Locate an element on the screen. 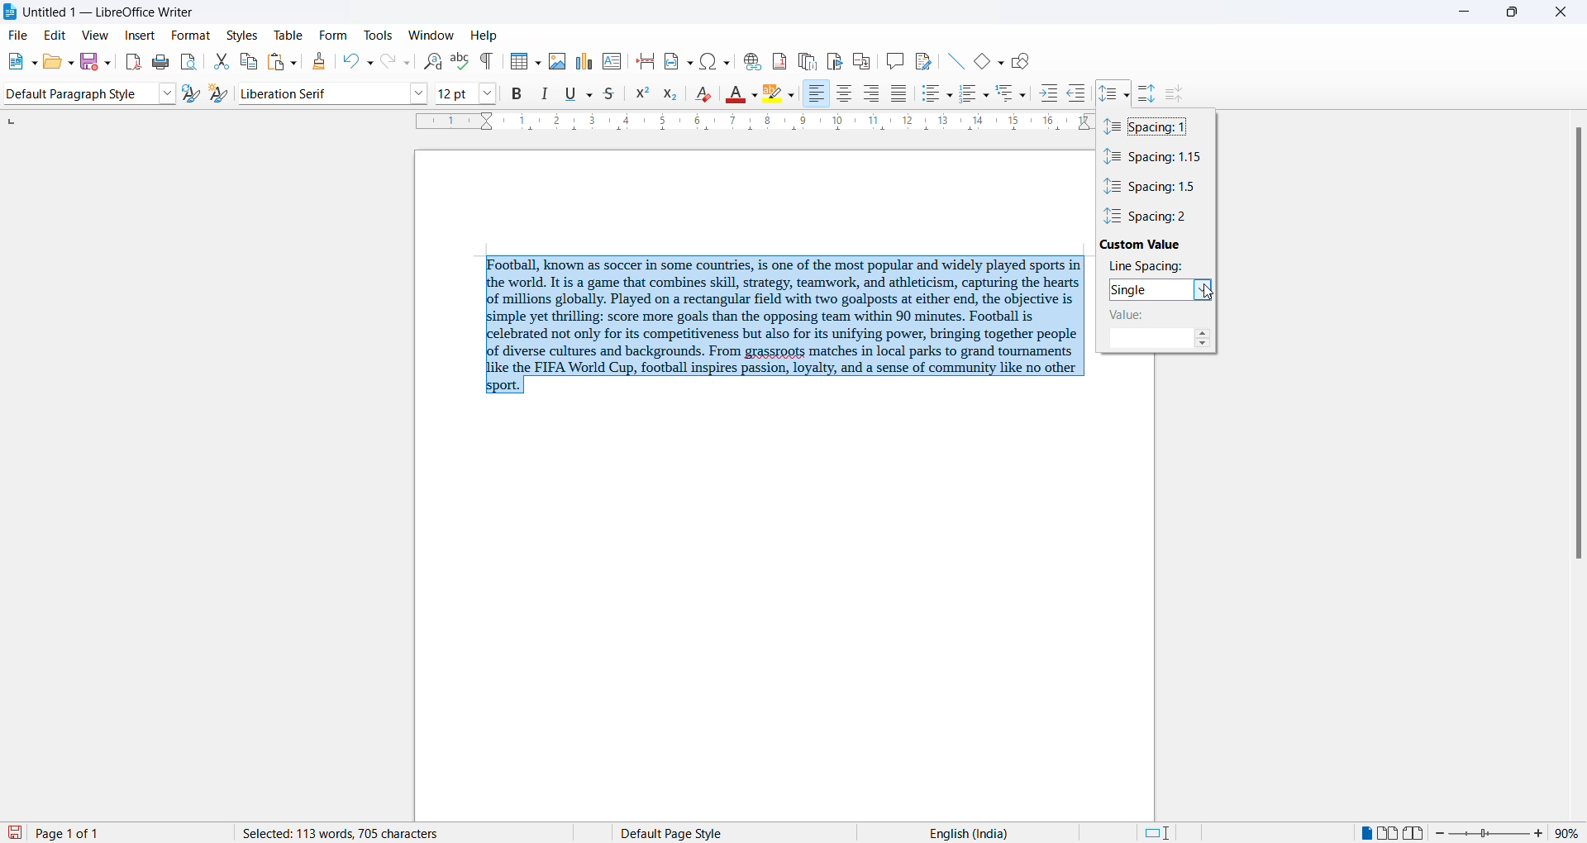 This screenshot has width=1587, height=843. insert cross-reference is located at coordinates (865, 61).